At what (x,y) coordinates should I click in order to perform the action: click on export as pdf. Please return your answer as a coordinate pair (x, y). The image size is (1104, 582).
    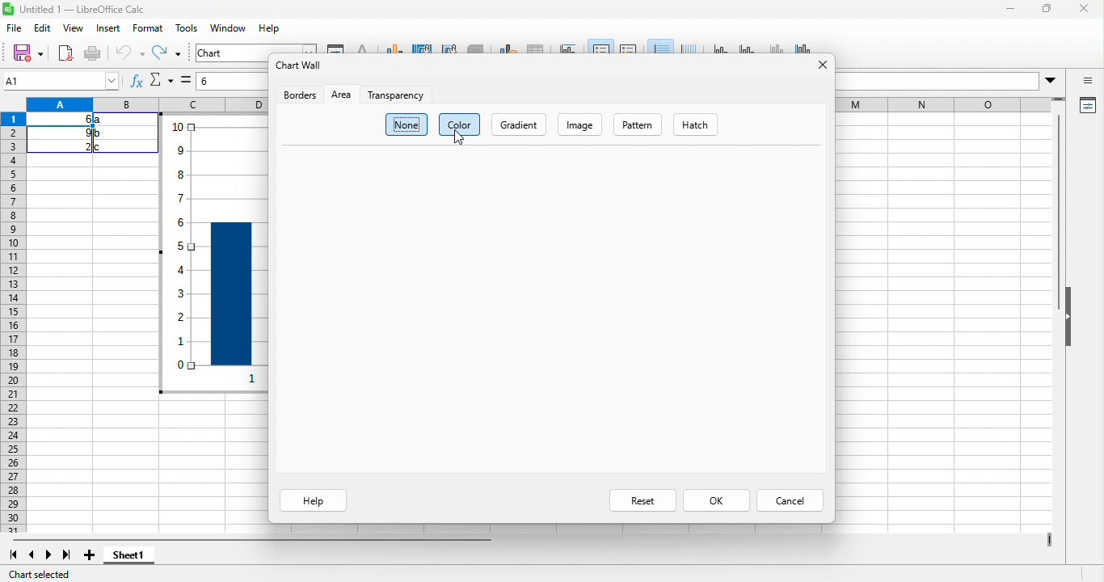
    Looking at the image, I should click on (65, 53).